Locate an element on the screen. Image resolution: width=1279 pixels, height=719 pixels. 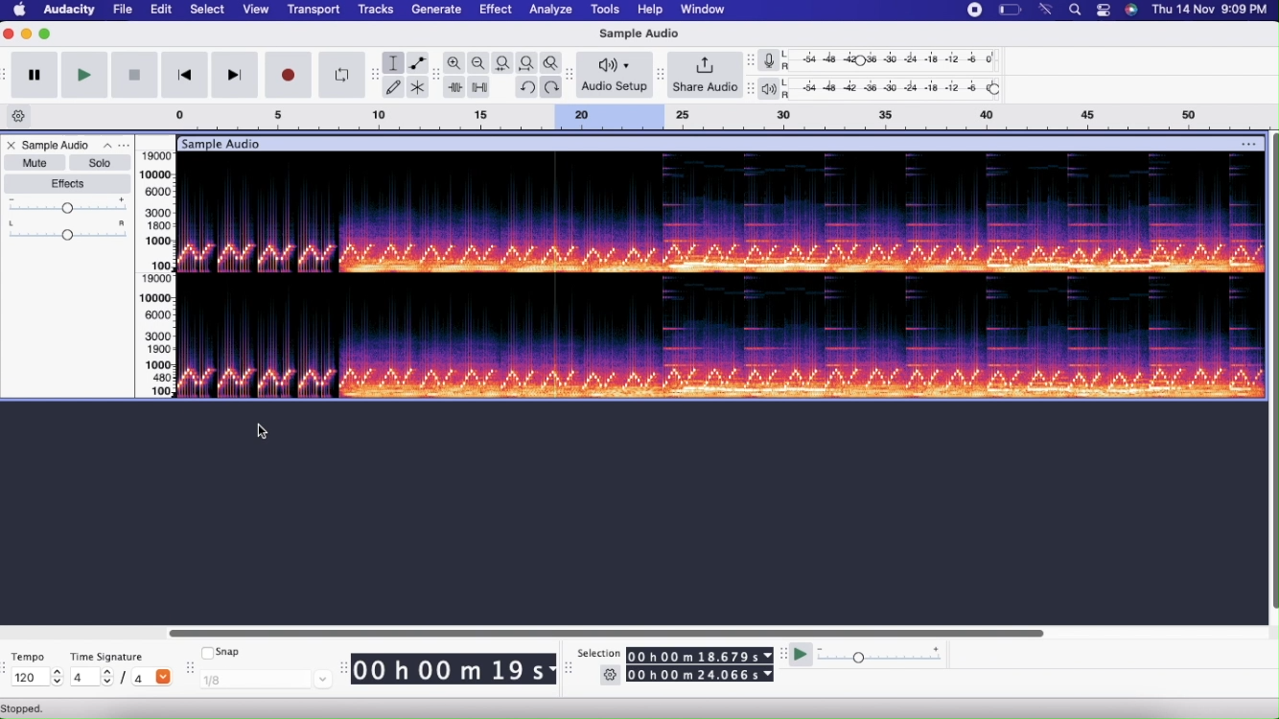
title is located at coordinates (221, 144).